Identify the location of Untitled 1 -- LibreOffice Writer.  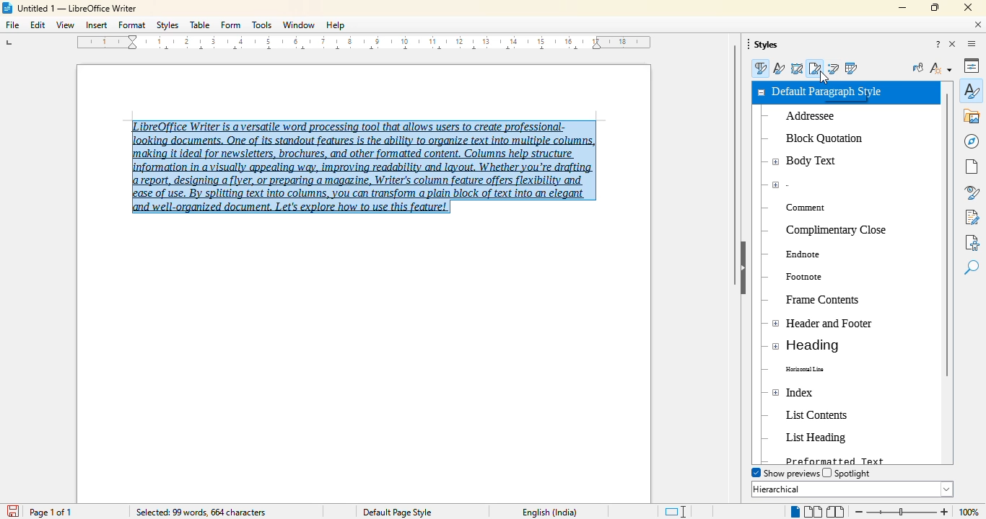
(79, 9).